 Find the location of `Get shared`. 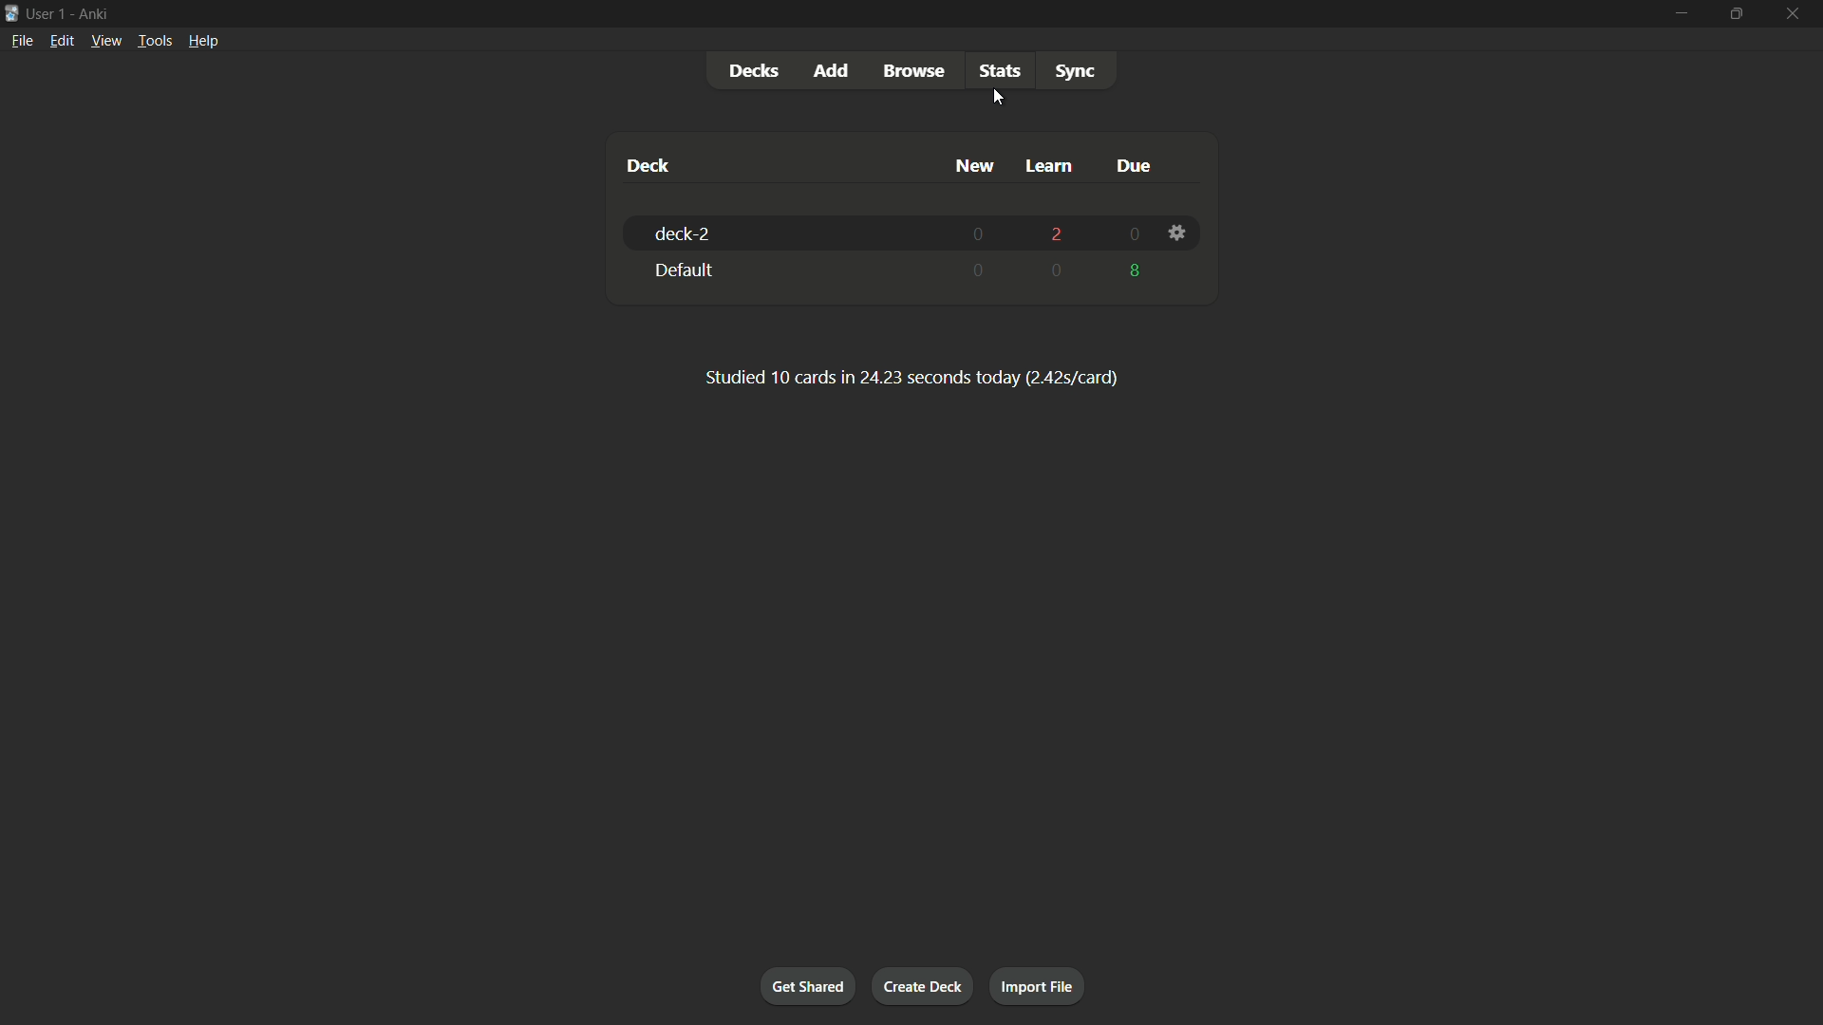

Get shared is located at coordinates (806, 978).